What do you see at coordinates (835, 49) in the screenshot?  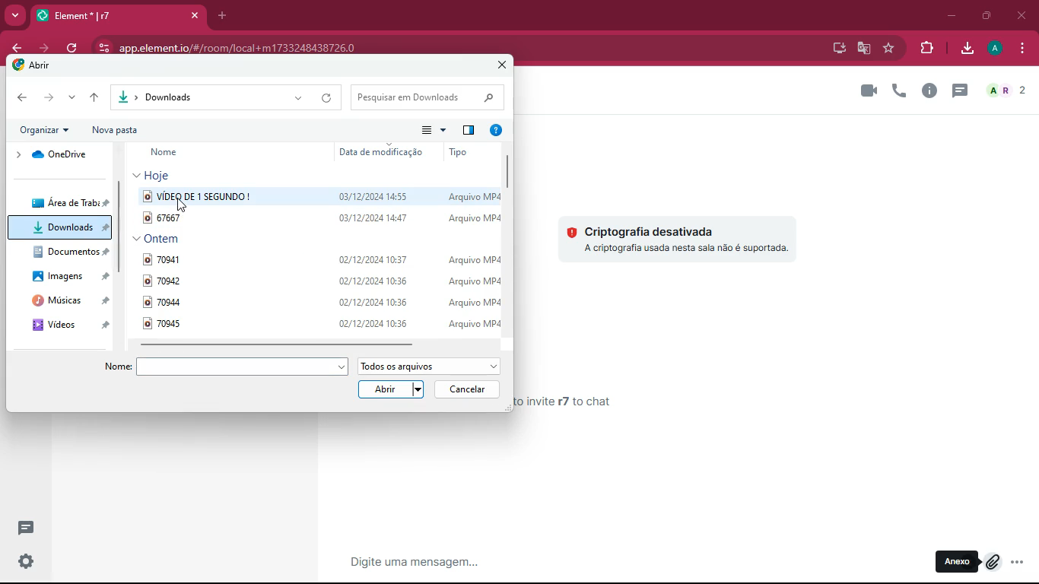 I see `desktop` at bounding box center [835, 49].